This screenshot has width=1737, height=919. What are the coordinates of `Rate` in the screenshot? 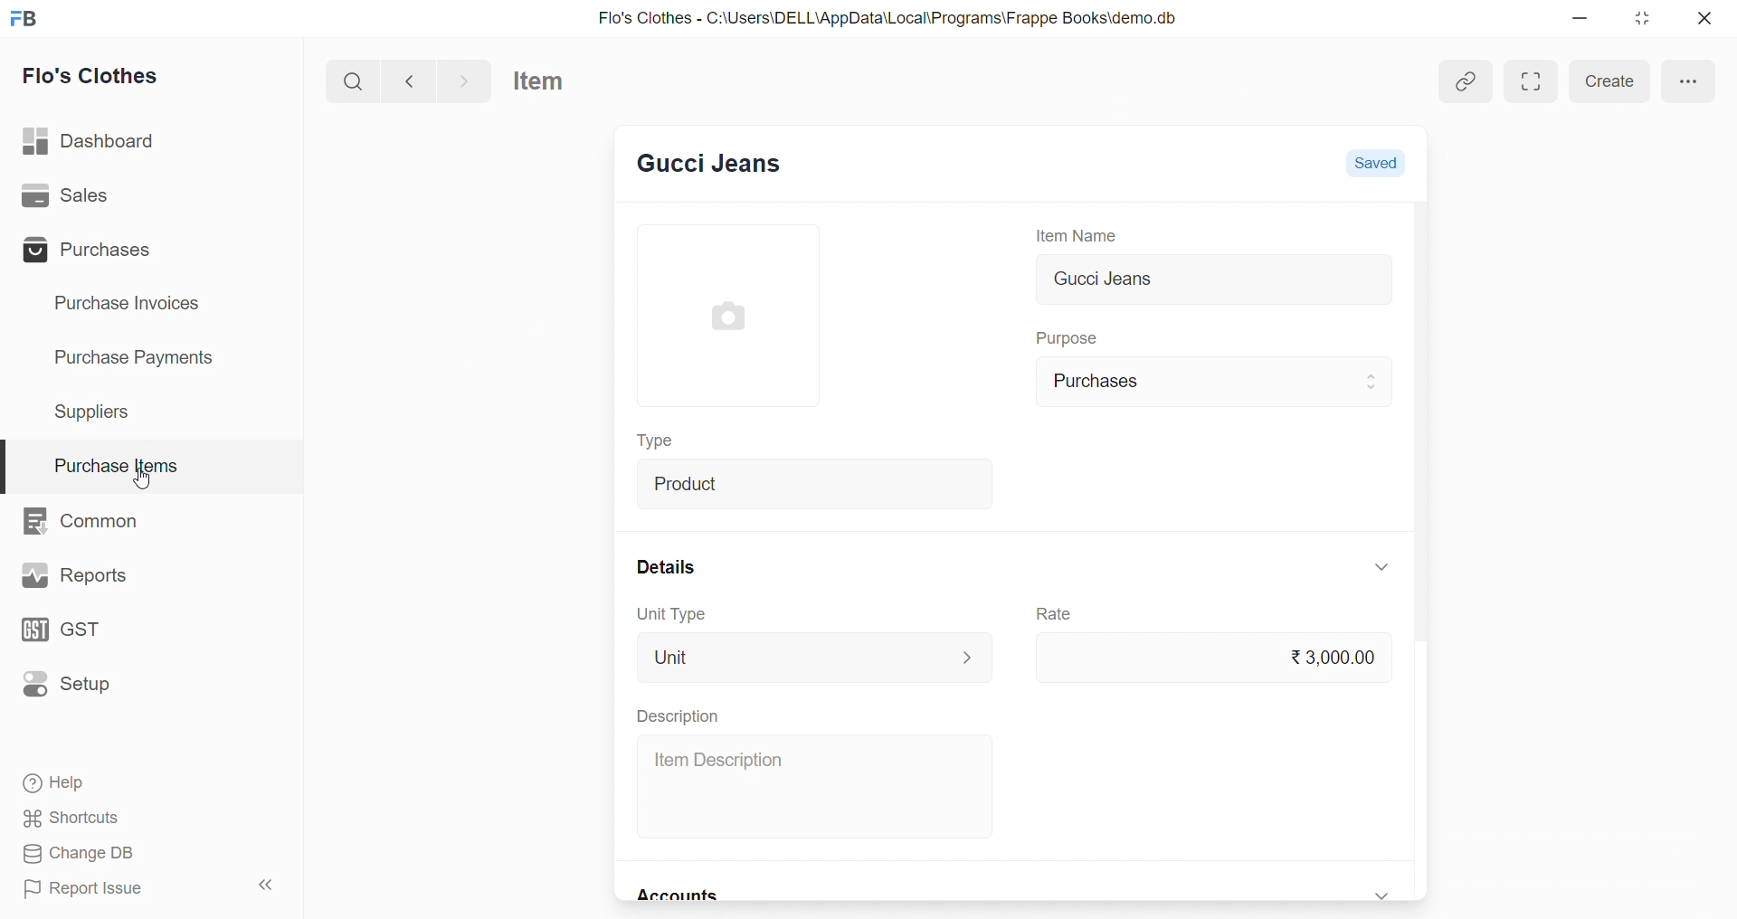 It's located at (1057, 614).